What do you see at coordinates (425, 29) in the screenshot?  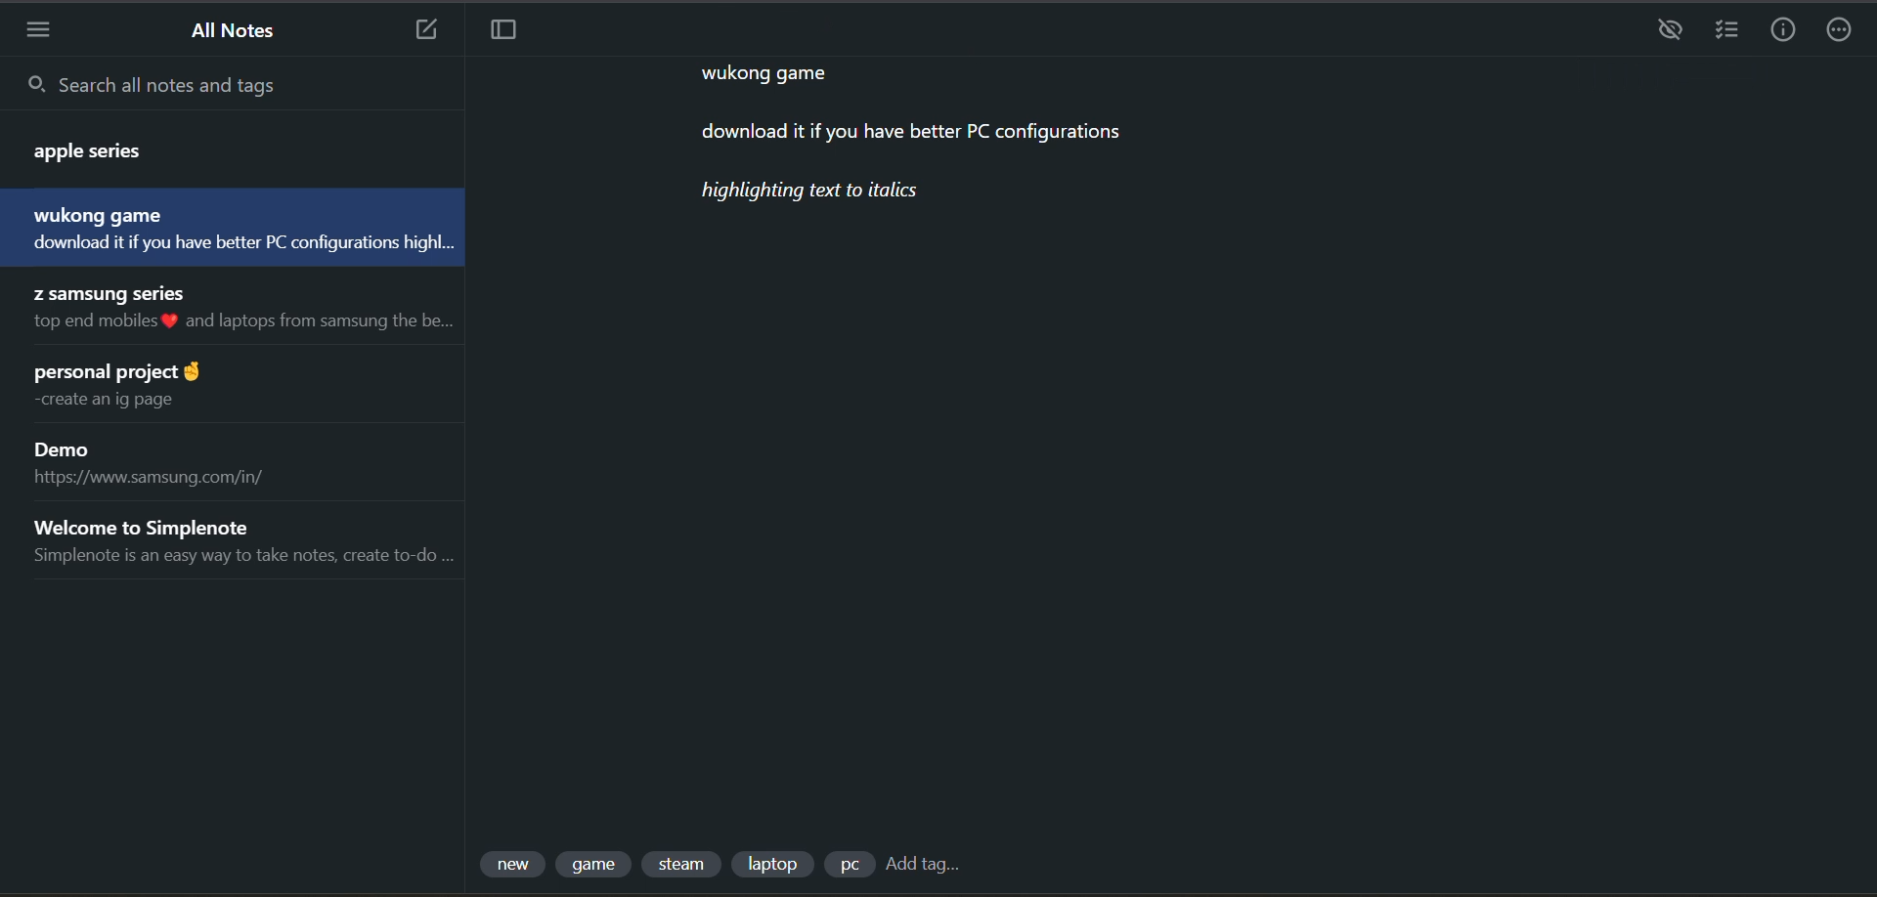 I see `new note` at bounding box center [425, 29].